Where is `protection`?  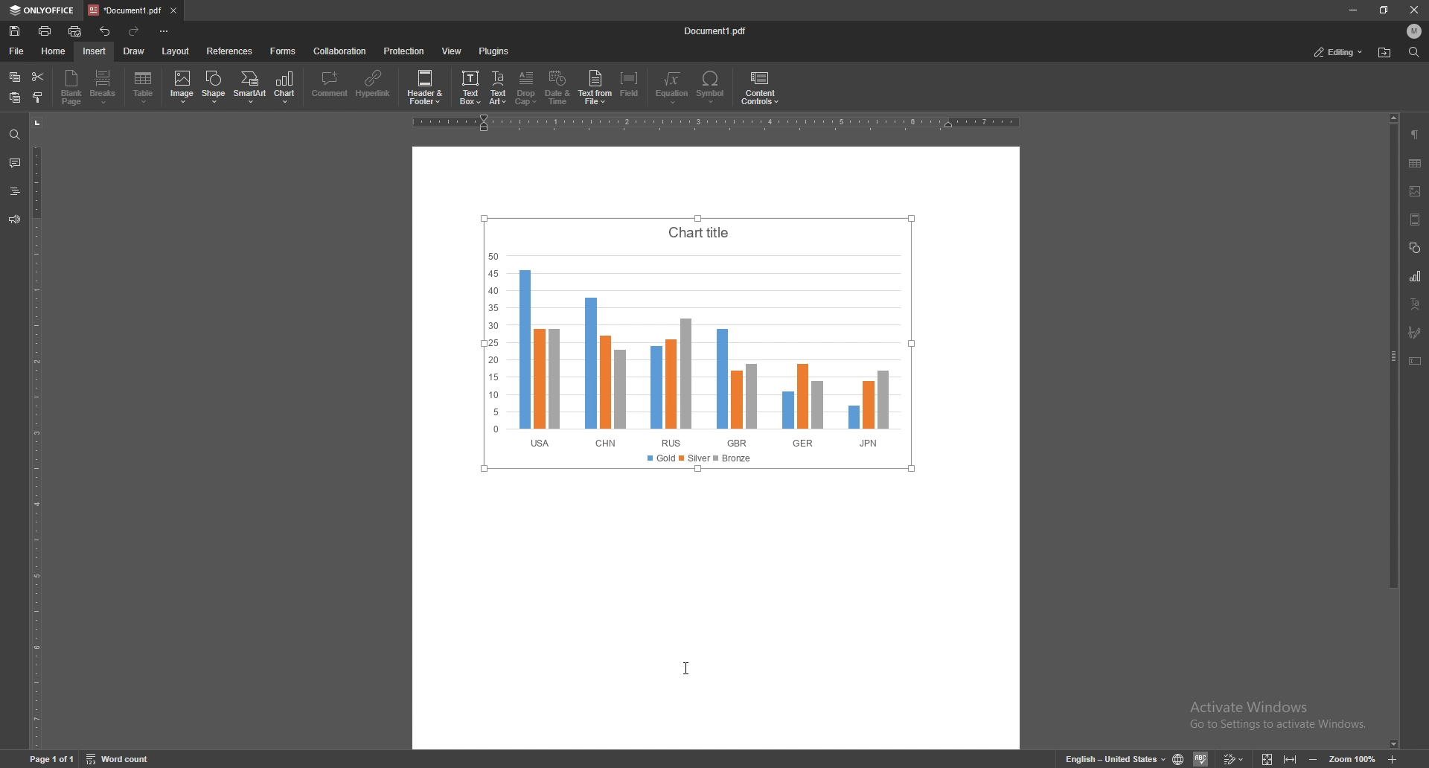 protection is located at coordinates (404, 51).